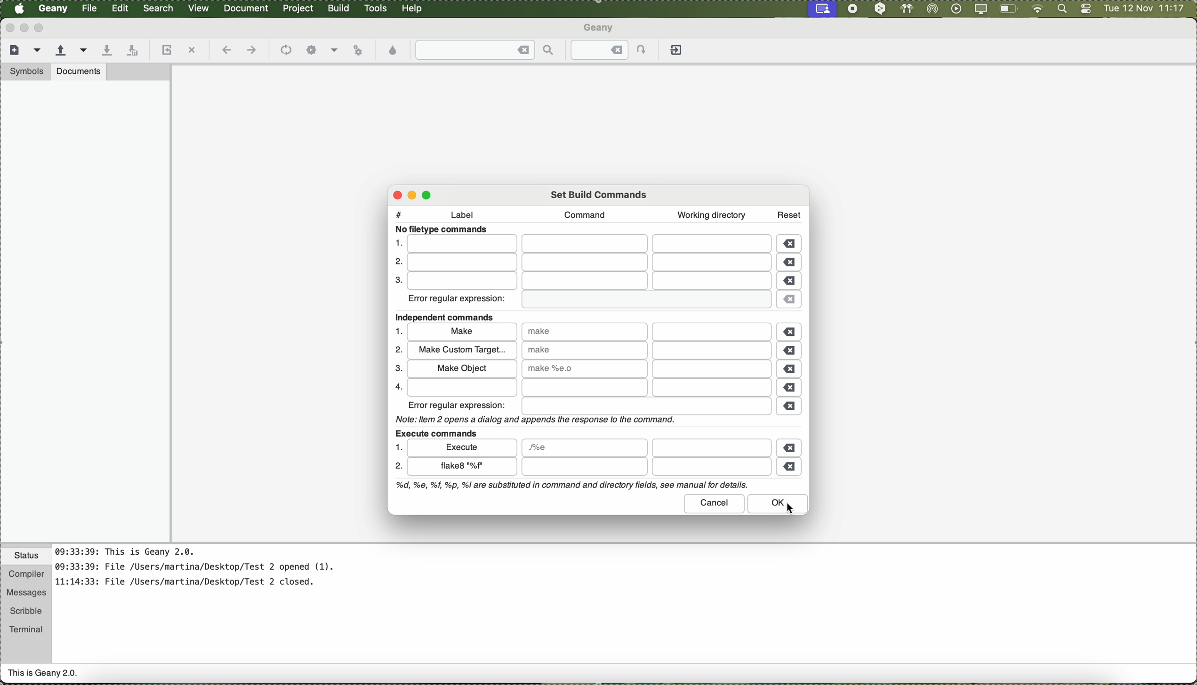 The height and width of the screenshot is (685, 1197). I want to click on reset, so click(789, 213).